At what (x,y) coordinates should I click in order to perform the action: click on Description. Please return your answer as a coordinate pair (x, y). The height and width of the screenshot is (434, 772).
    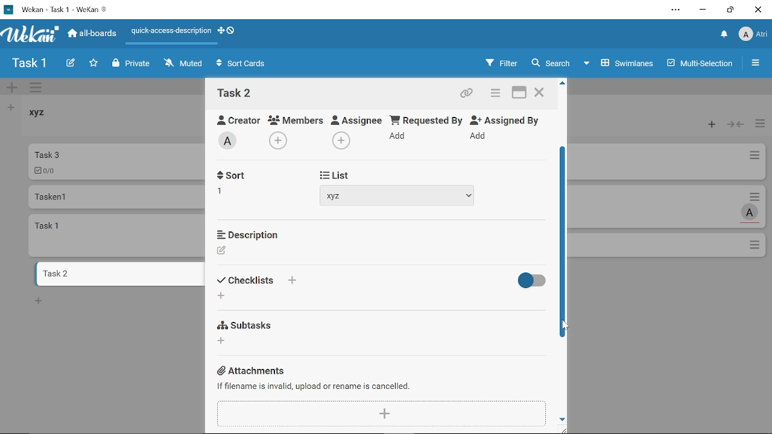
    Looking at the image, I should click on (247, 233).